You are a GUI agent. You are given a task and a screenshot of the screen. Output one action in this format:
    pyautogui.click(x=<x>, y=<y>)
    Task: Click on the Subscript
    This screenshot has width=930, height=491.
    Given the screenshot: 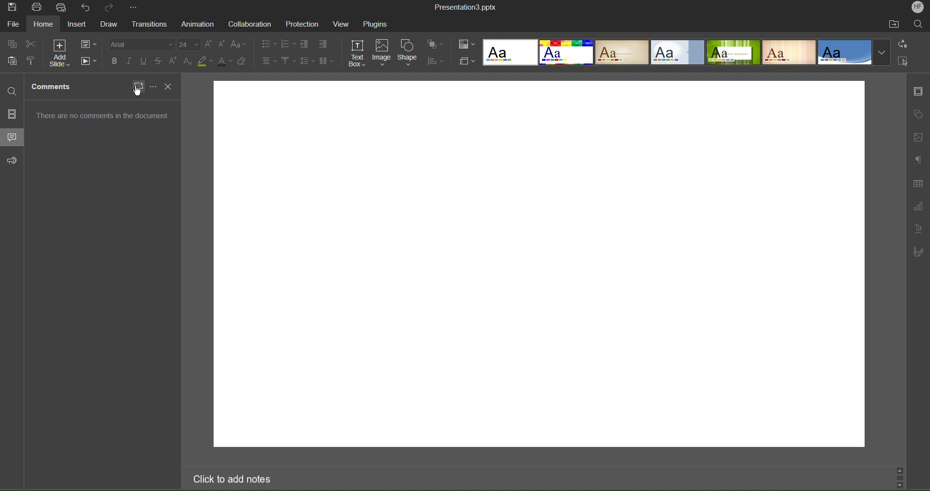 What is the action you would take?
    pyautogui.click(x=188, y=61)
    